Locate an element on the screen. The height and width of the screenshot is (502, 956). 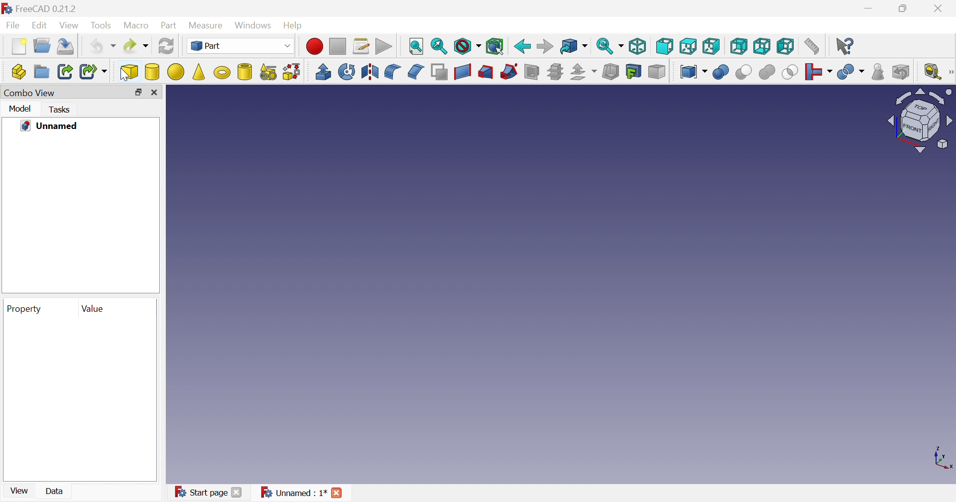
Fillet  is located at coordinates (392, 72).